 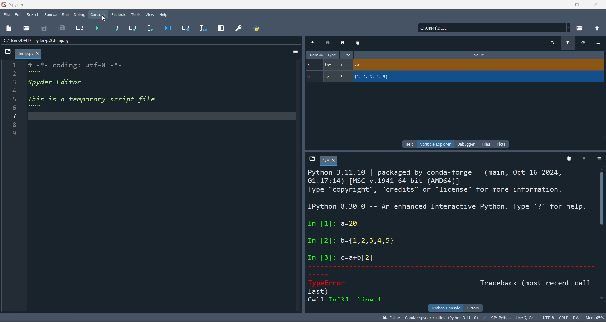 What do you see at coordinates (482, 55) in the screenshot?
I see `value` at bounding box center [482, 55].